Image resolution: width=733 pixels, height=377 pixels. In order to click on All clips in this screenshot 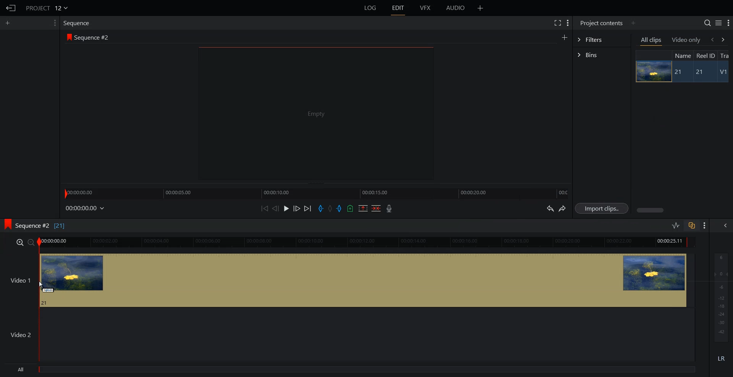, I will do `click(652, 40)`.